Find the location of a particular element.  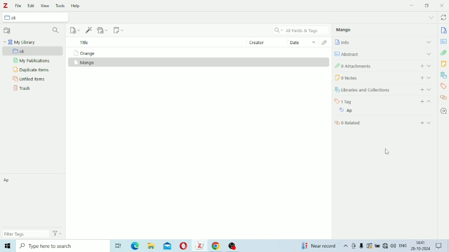

Add Attachment is located at coordinates (103, 30).